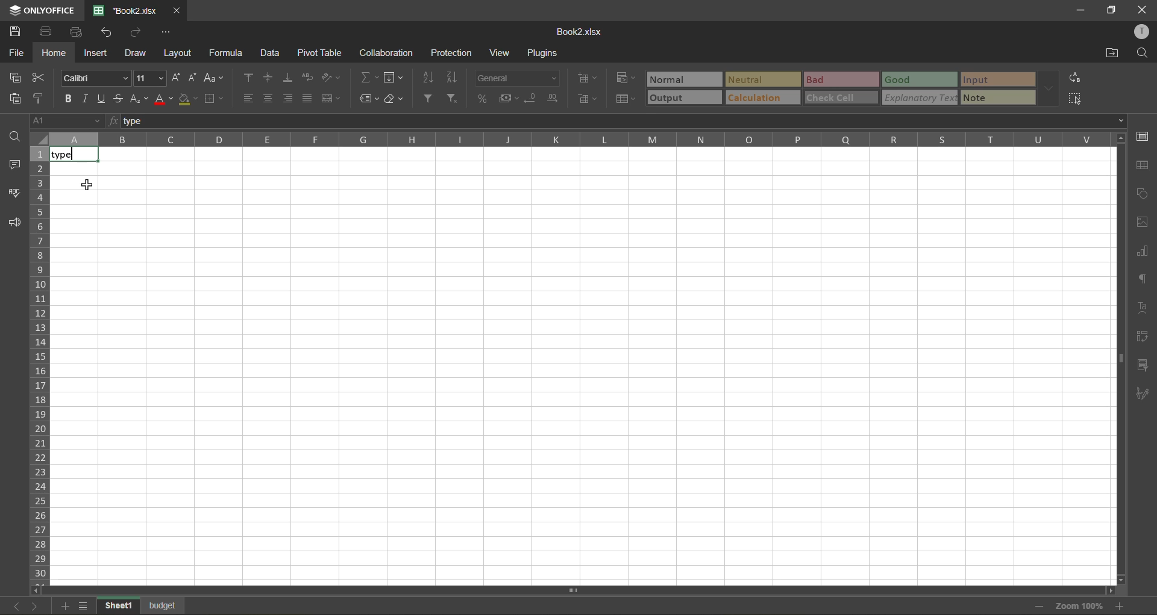 The width and height of the screenshot is (1157, 615). Describe the element at coordinates (117, 605) in the screenshot. I see `sheet names` at that location.